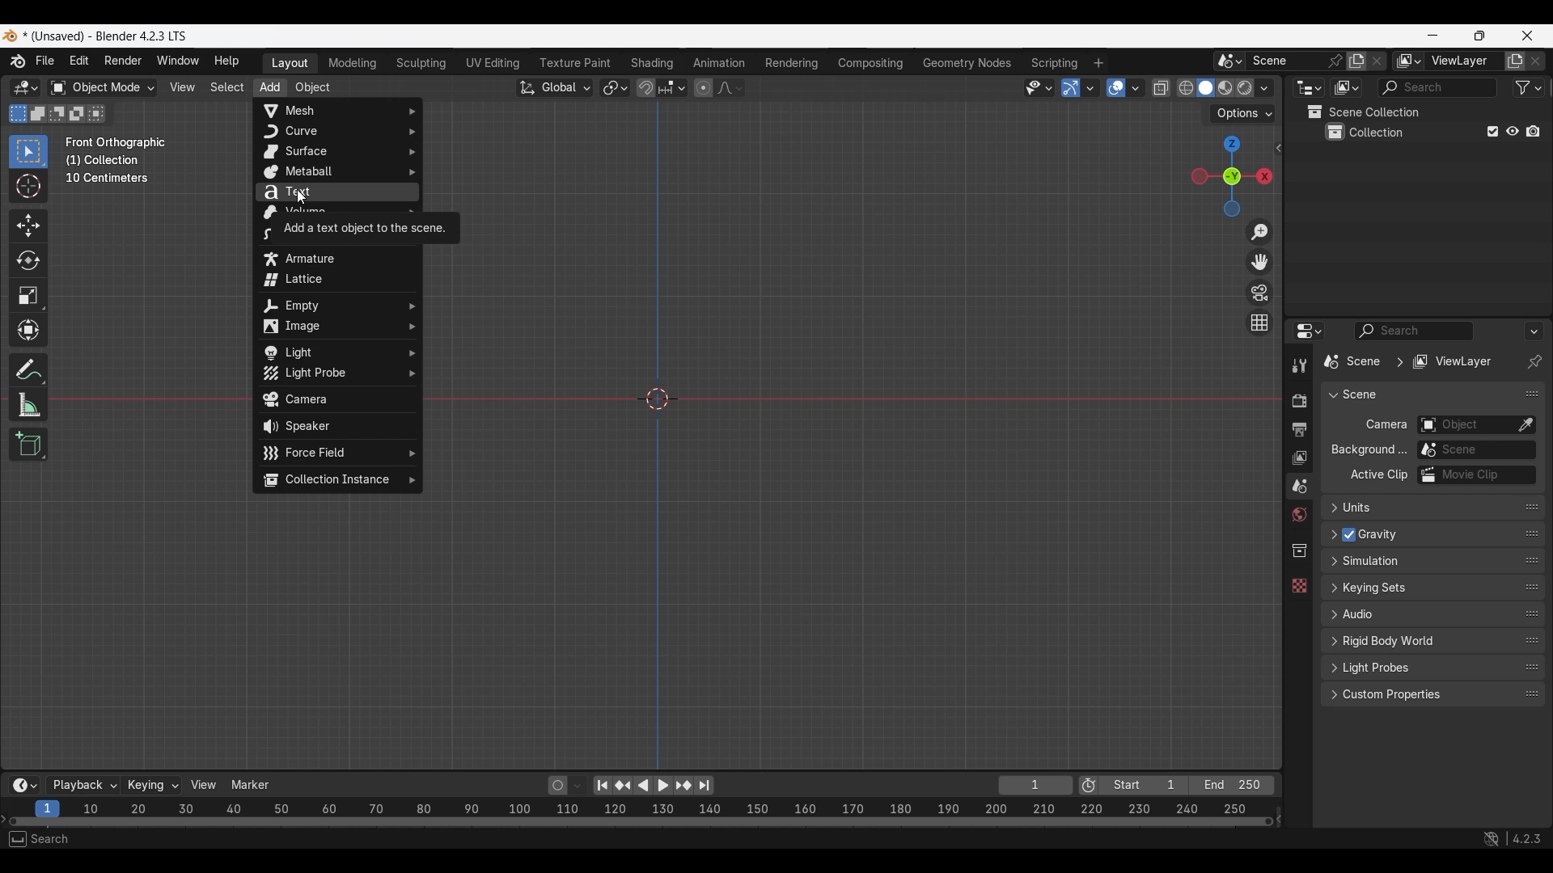 The width and height of the screenshot is (1553, 873). Describe the element at coordinates (1052, 62) in the screenshot. I see `Scripting workspace` at that location.